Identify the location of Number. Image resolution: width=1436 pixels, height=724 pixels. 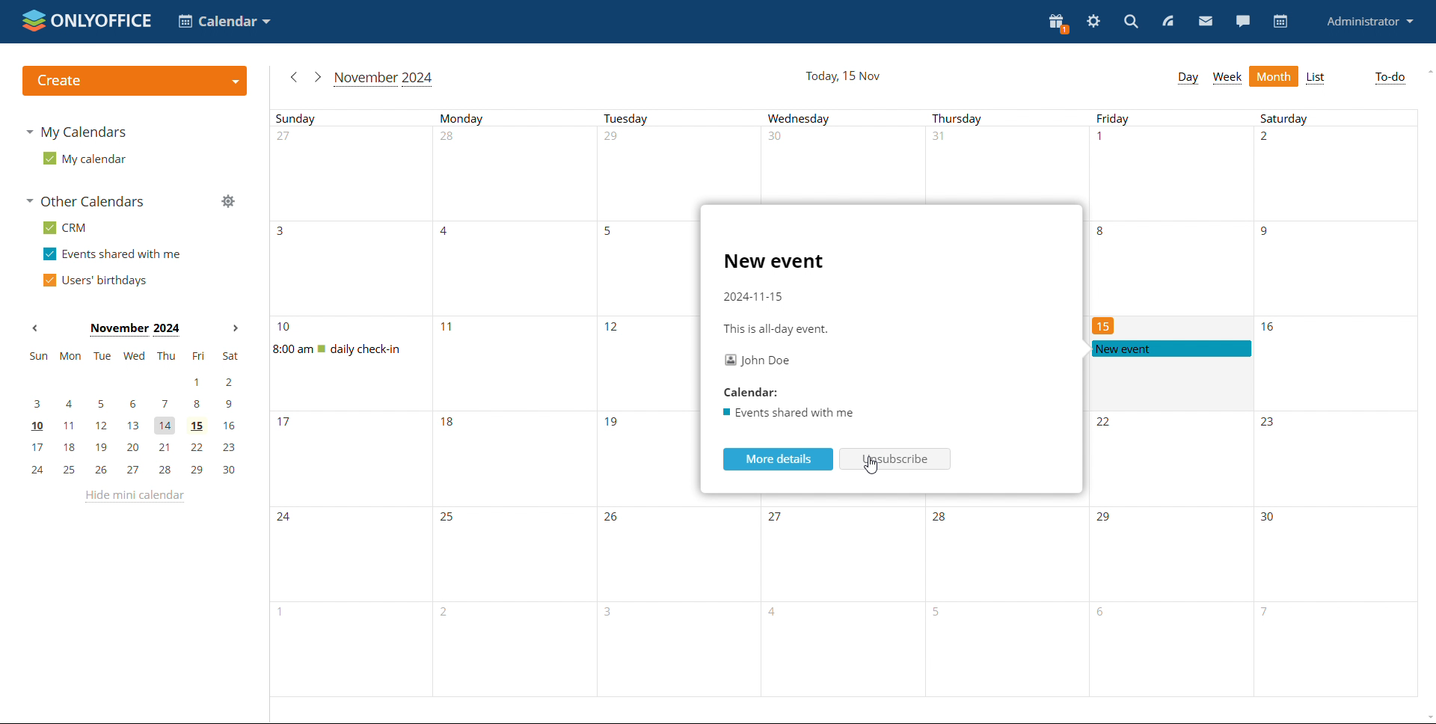
(1105, 425).